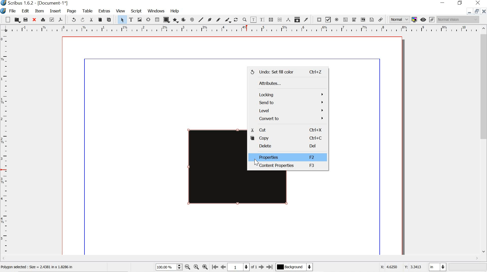  What do you see at coordinates (17, 20) in the screenshot?
I see `open` at bounding box center [17, 20].